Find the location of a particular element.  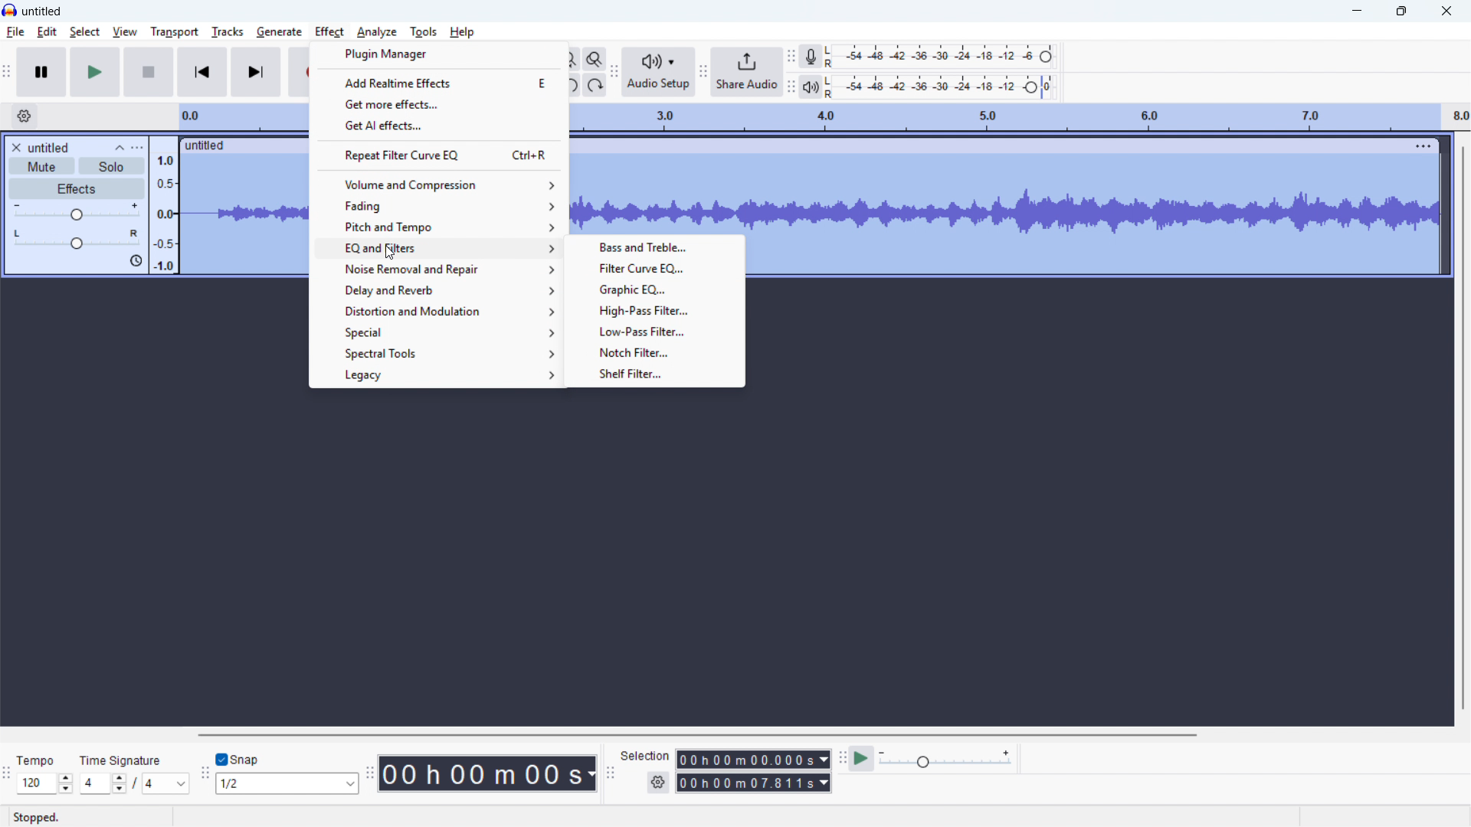

Playback speed  is located at coordinates (945, 760).